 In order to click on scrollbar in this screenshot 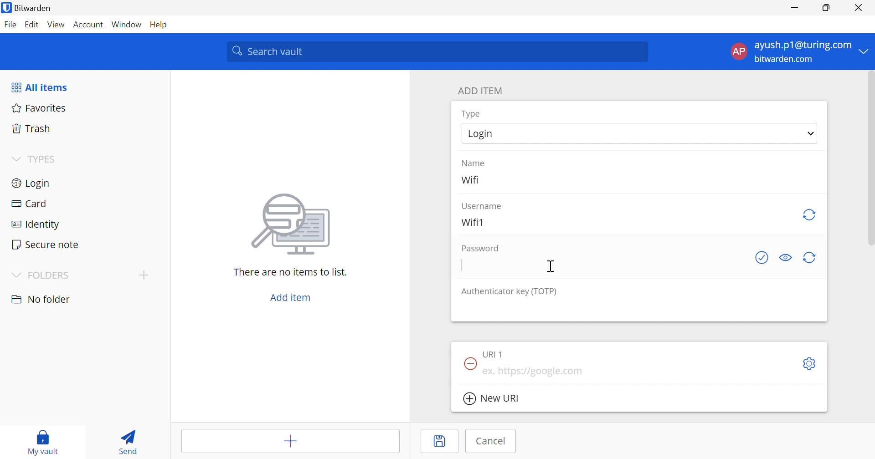, I will do `click(870, 158)`.